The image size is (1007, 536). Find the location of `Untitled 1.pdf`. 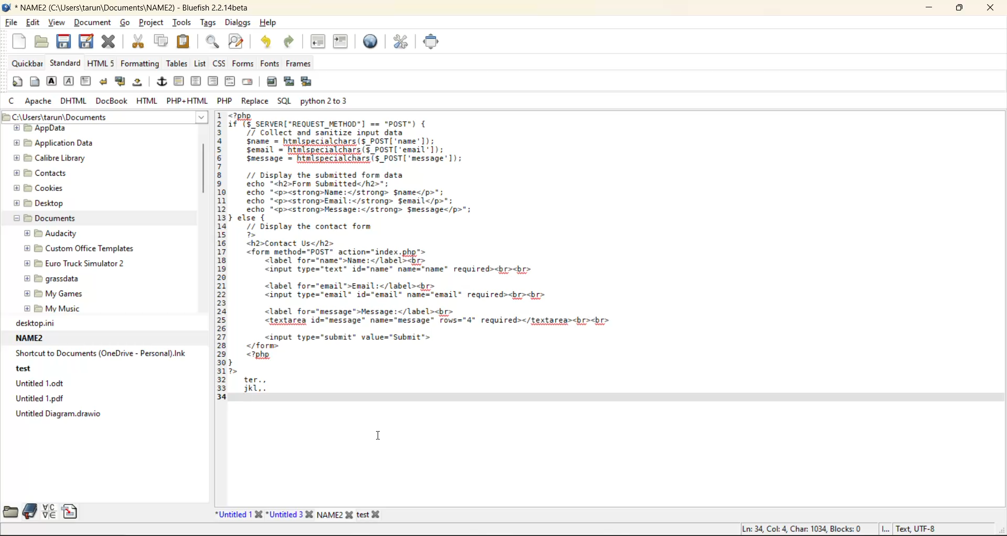

Untitled 1.pdf is located at coordinates (38, 400).